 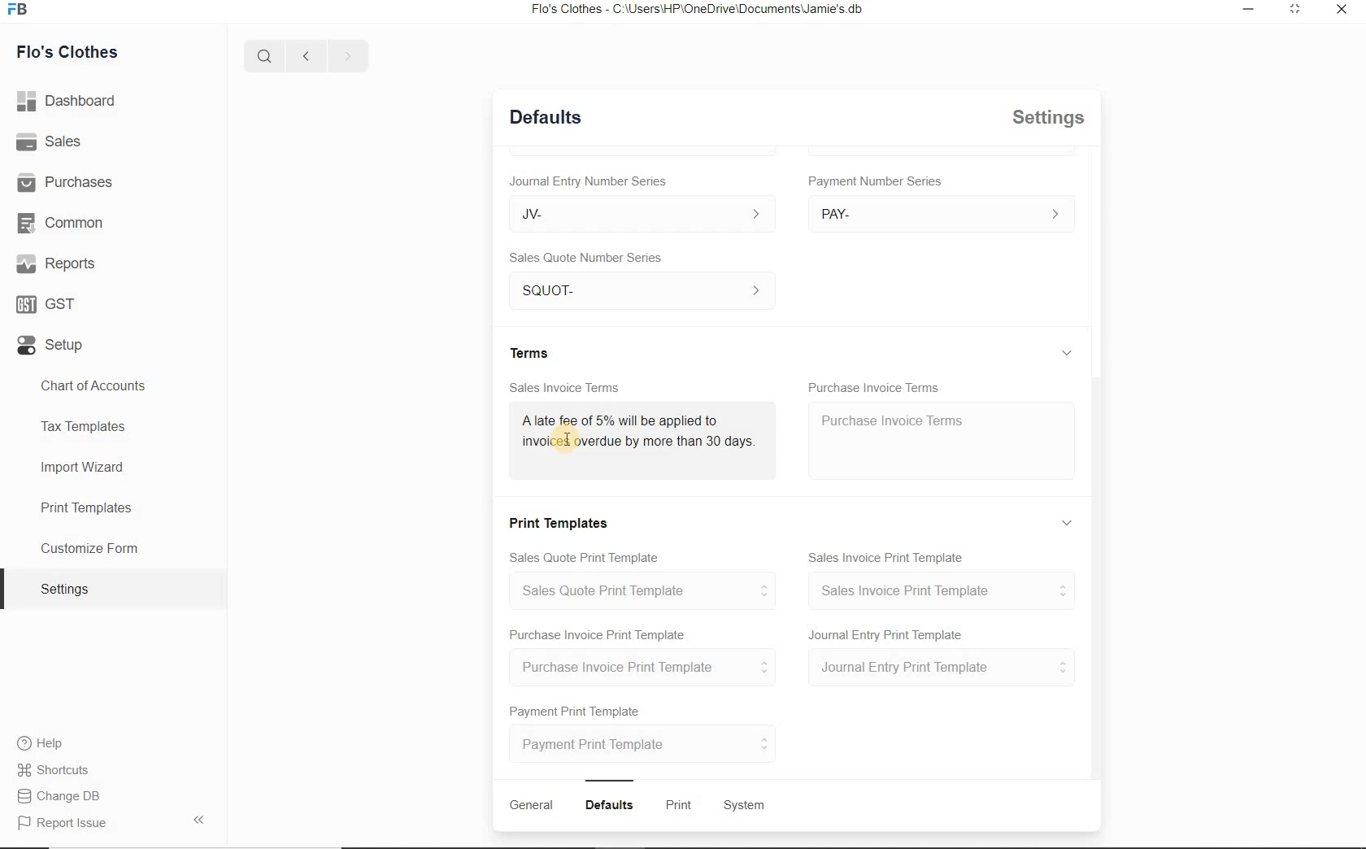 I want to click on Search, so click(x=262, y=54).